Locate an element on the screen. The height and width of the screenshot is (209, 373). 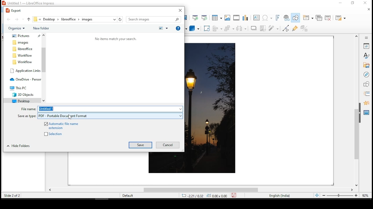
align objects is located at coordinates (217, 29).